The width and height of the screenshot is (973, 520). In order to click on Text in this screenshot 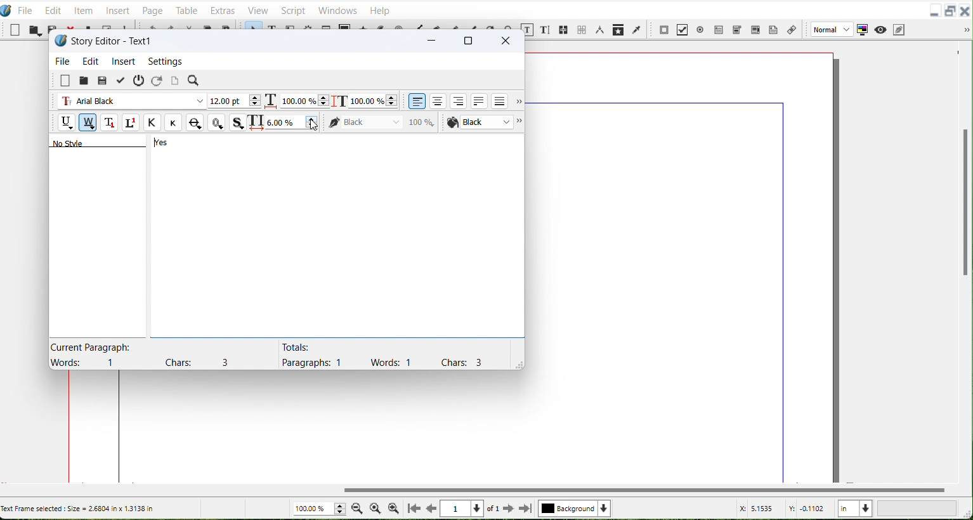, I will do `click(116, 41)`.